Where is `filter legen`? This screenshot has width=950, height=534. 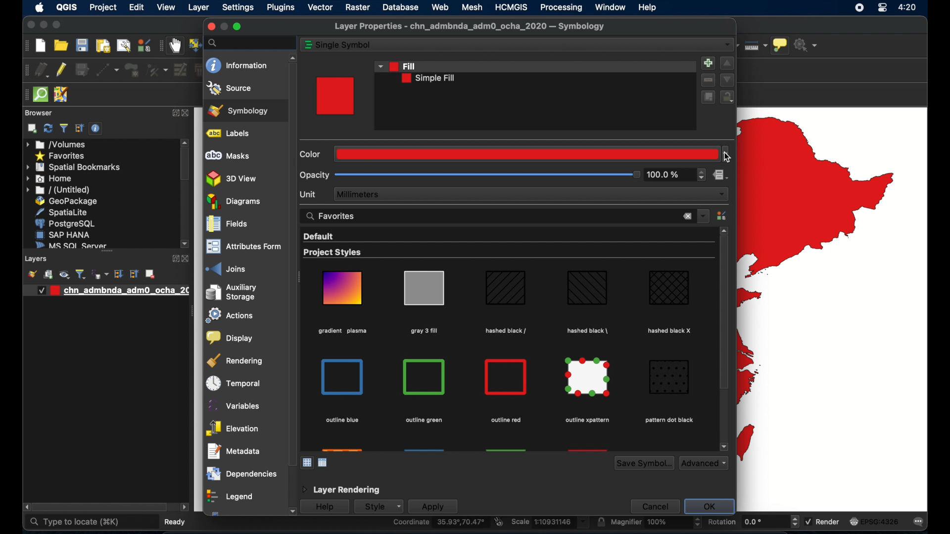 filter legen is located at coordinates (81, 274).